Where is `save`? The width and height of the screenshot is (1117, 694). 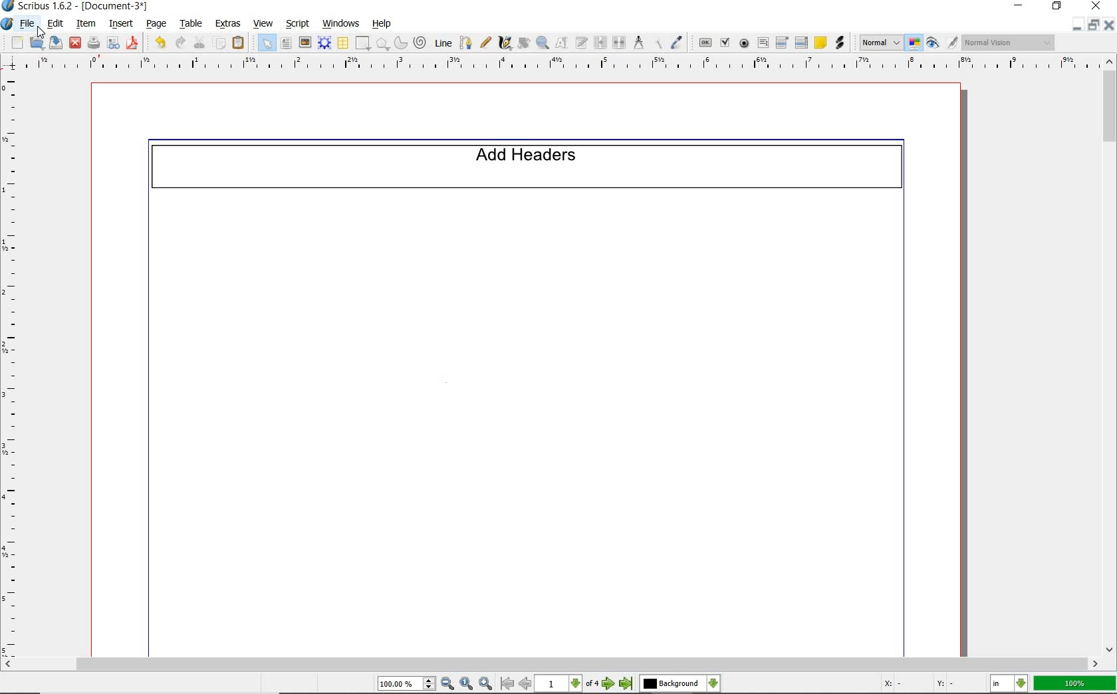
save is located at coordinates (55, 42).